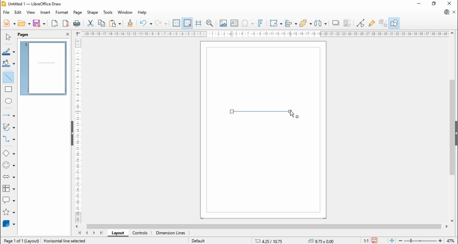 This screenshot has height=244, width=458. I want to click on 3D objects, so click(9, 224).